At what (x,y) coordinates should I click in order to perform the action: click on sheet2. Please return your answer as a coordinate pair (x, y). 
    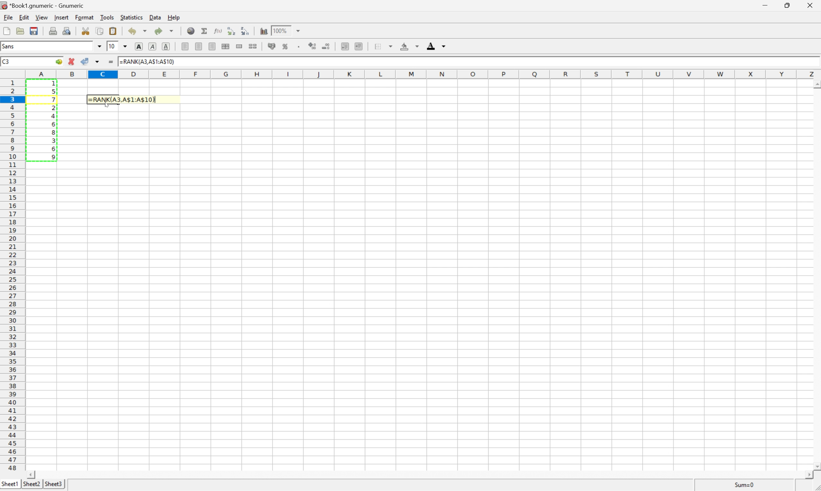
    Looking at the image, I should click on (31, 484).